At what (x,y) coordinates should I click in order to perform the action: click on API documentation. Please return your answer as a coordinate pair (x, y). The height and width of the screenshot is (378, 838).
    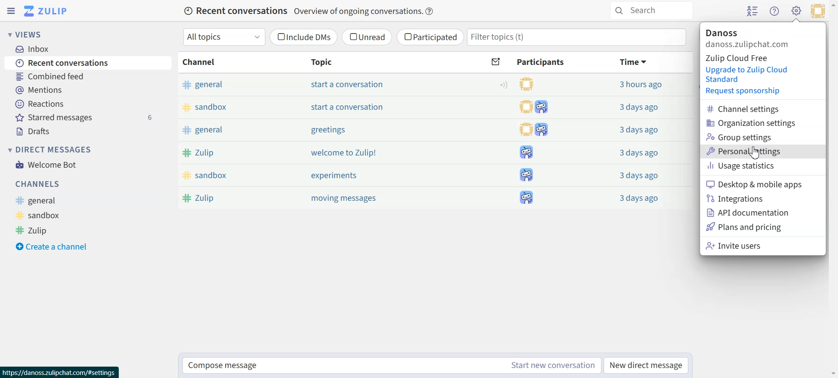
    Looking at the image, I should click on (762, 213).